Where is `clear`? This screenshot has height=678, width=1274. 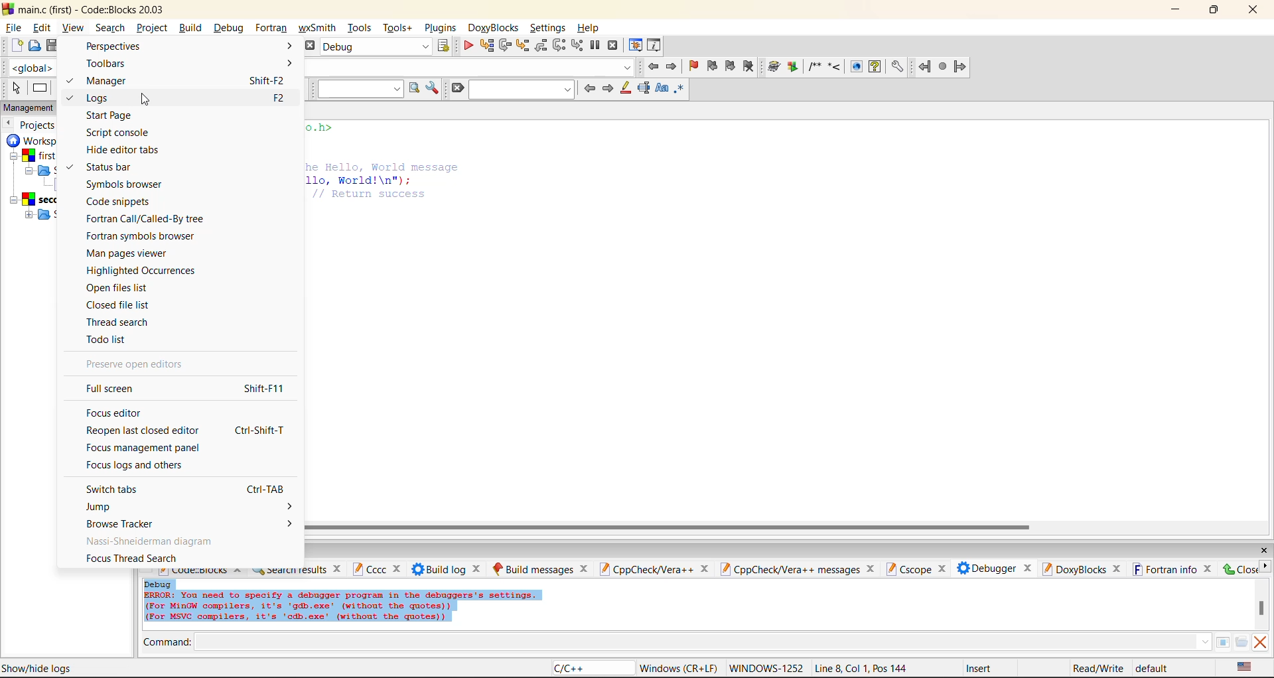 clear is located at coordinates (455, 88).